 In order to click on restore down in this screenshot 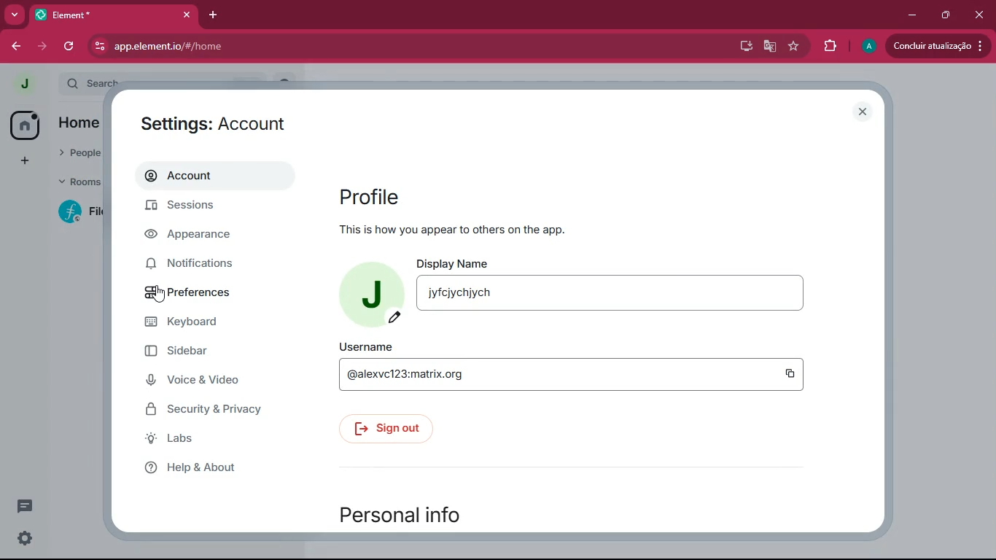, I will do `click(945, 16)`.